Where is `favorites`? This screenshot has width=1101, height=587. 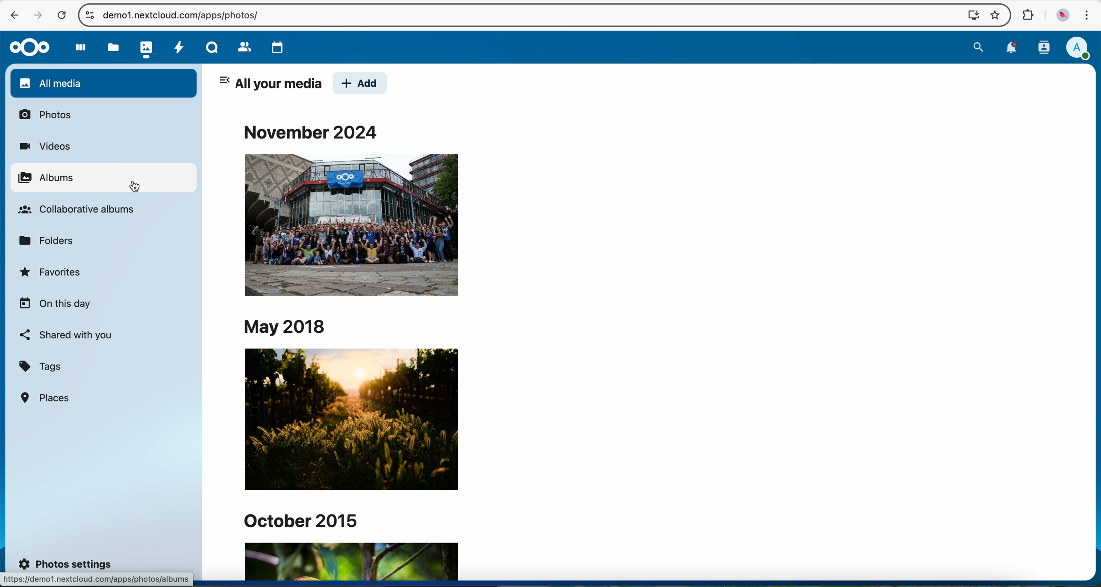
favorites is located at coordinates (994, 16).